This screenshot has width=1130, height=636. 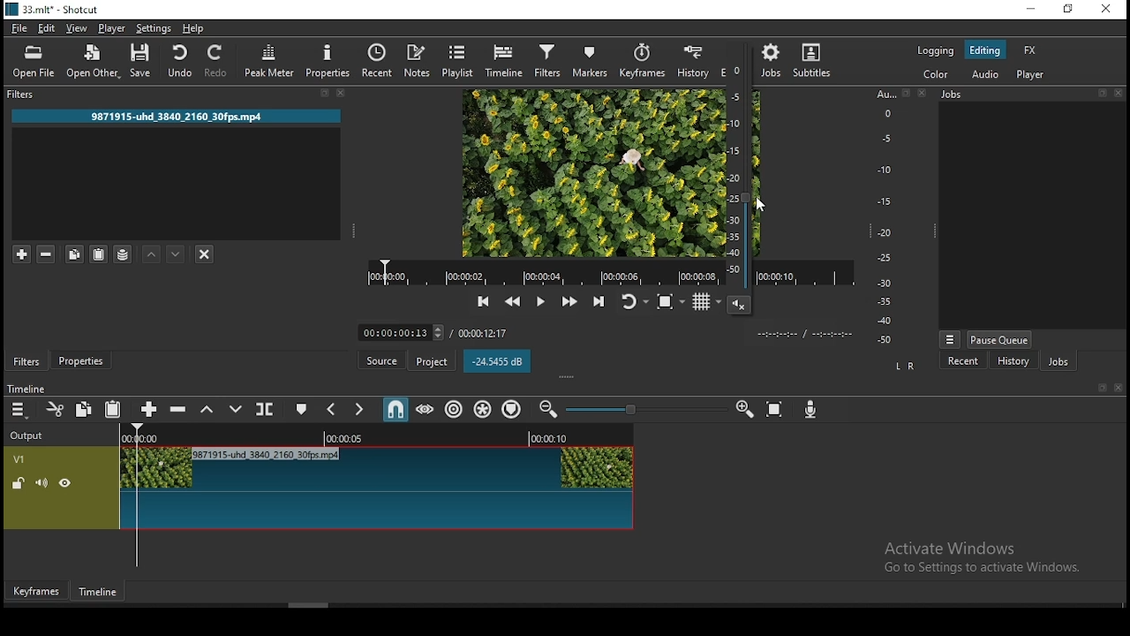 I want to click on ripple delete, so click(x=181, y=411).